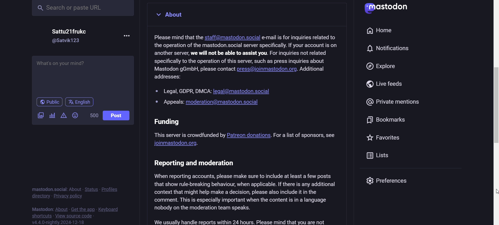 The width and height of the screenshot is (499, 225). I want to click on legal@mastodon.social, so click(242, 91).